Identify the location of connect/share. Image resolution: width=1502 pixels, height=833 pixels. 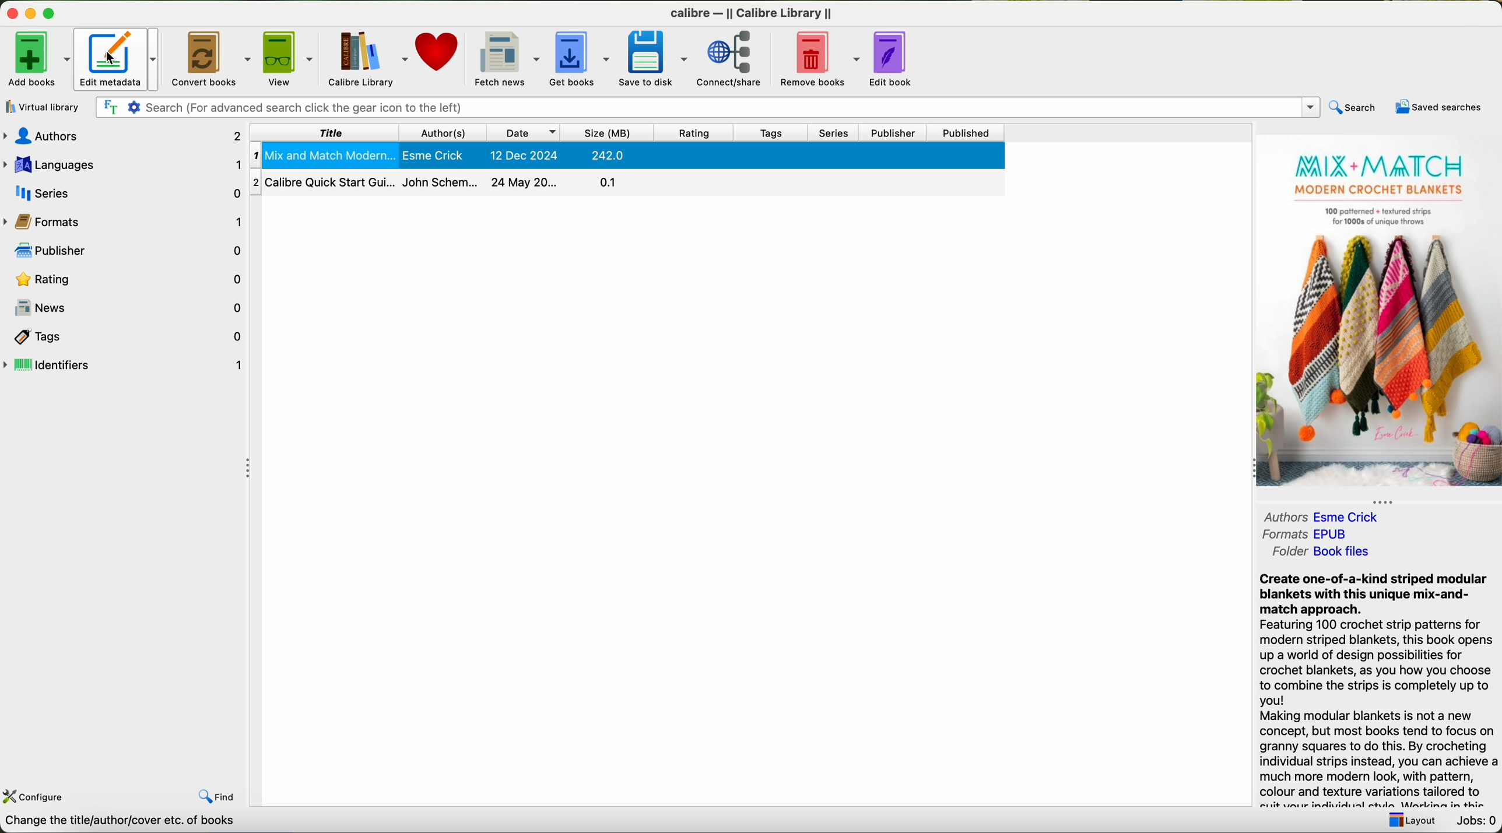
(733, 59).